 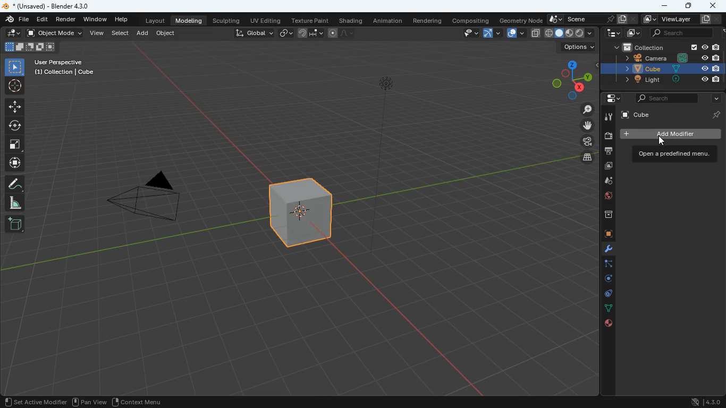 What do you see at coordinates (665, 47) in the screenshot?
I see `collection` at bounding box center [665, 47].